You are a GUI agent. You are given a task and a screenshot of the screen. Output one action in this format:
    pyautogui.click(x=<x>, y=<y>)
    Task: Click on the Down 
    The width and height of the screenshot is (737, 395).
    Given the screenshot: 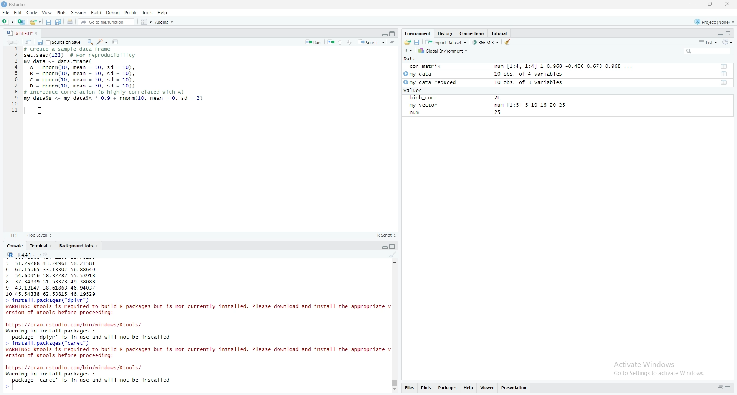 What is the action you would take?
    pyautogui.click(x=350, y=42)
    